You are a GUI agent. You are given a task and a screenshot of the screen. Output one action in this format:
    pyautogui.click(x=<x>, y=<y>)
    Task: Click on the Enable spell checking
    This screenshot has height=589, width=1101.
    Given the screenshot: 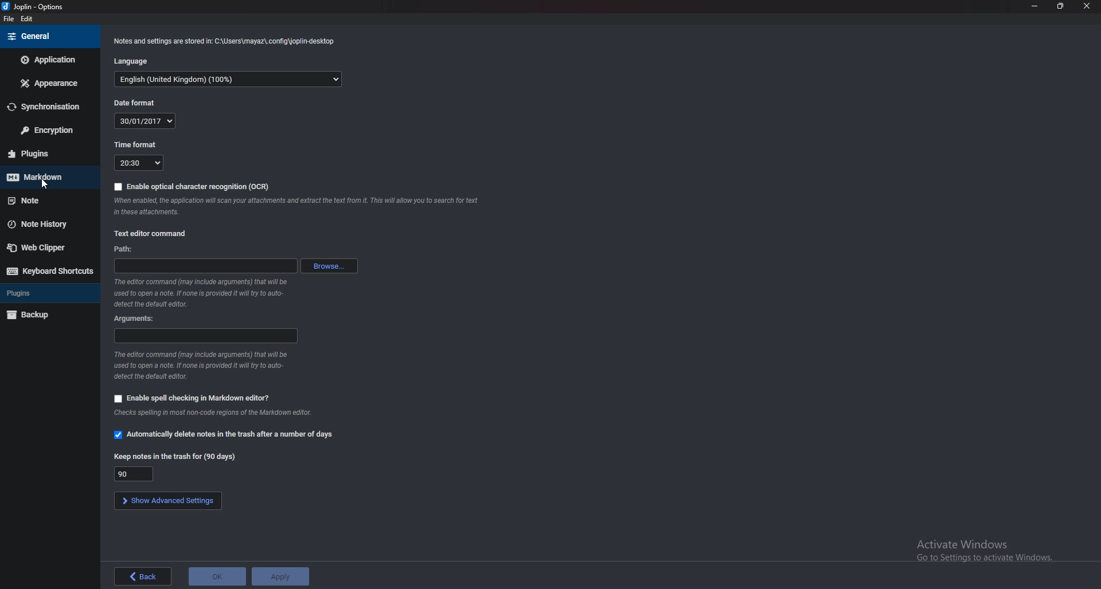 What is the action you would take?
    pyautogui.click(x=194, y=398)
    